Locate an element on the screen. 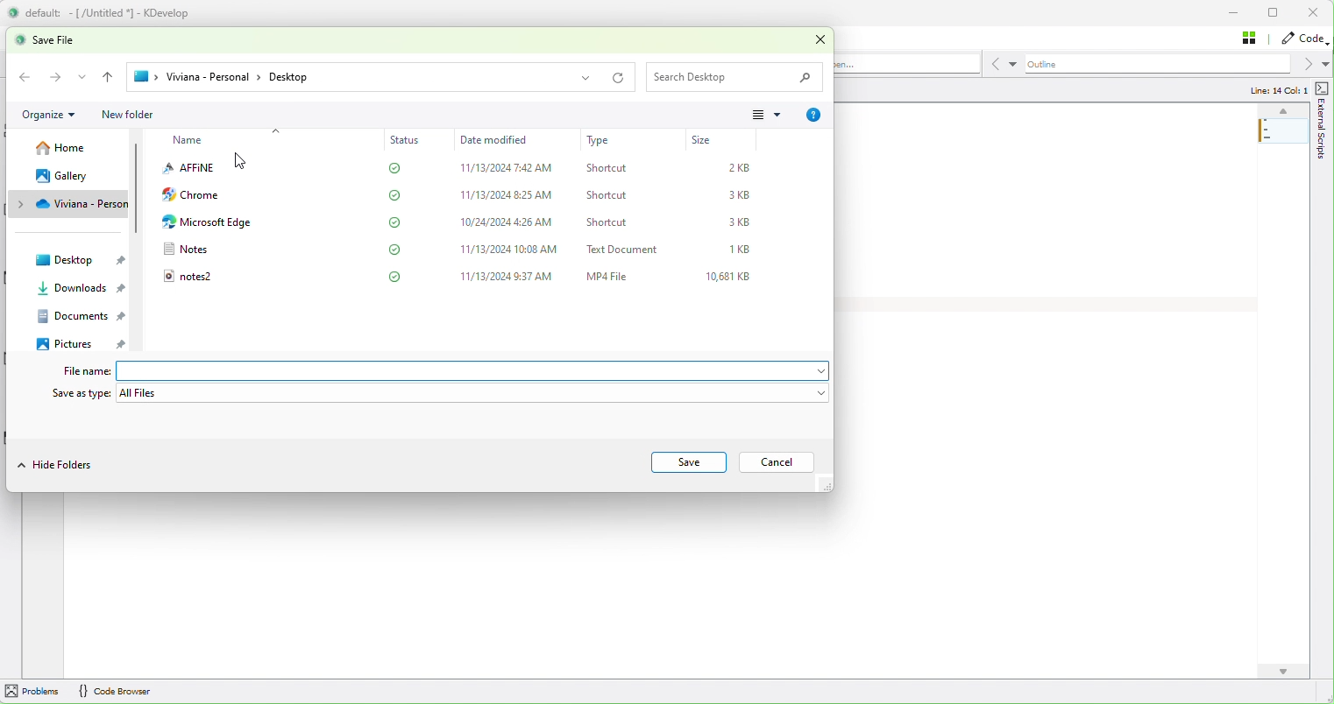  new folder is located at coordinates (127, 116).